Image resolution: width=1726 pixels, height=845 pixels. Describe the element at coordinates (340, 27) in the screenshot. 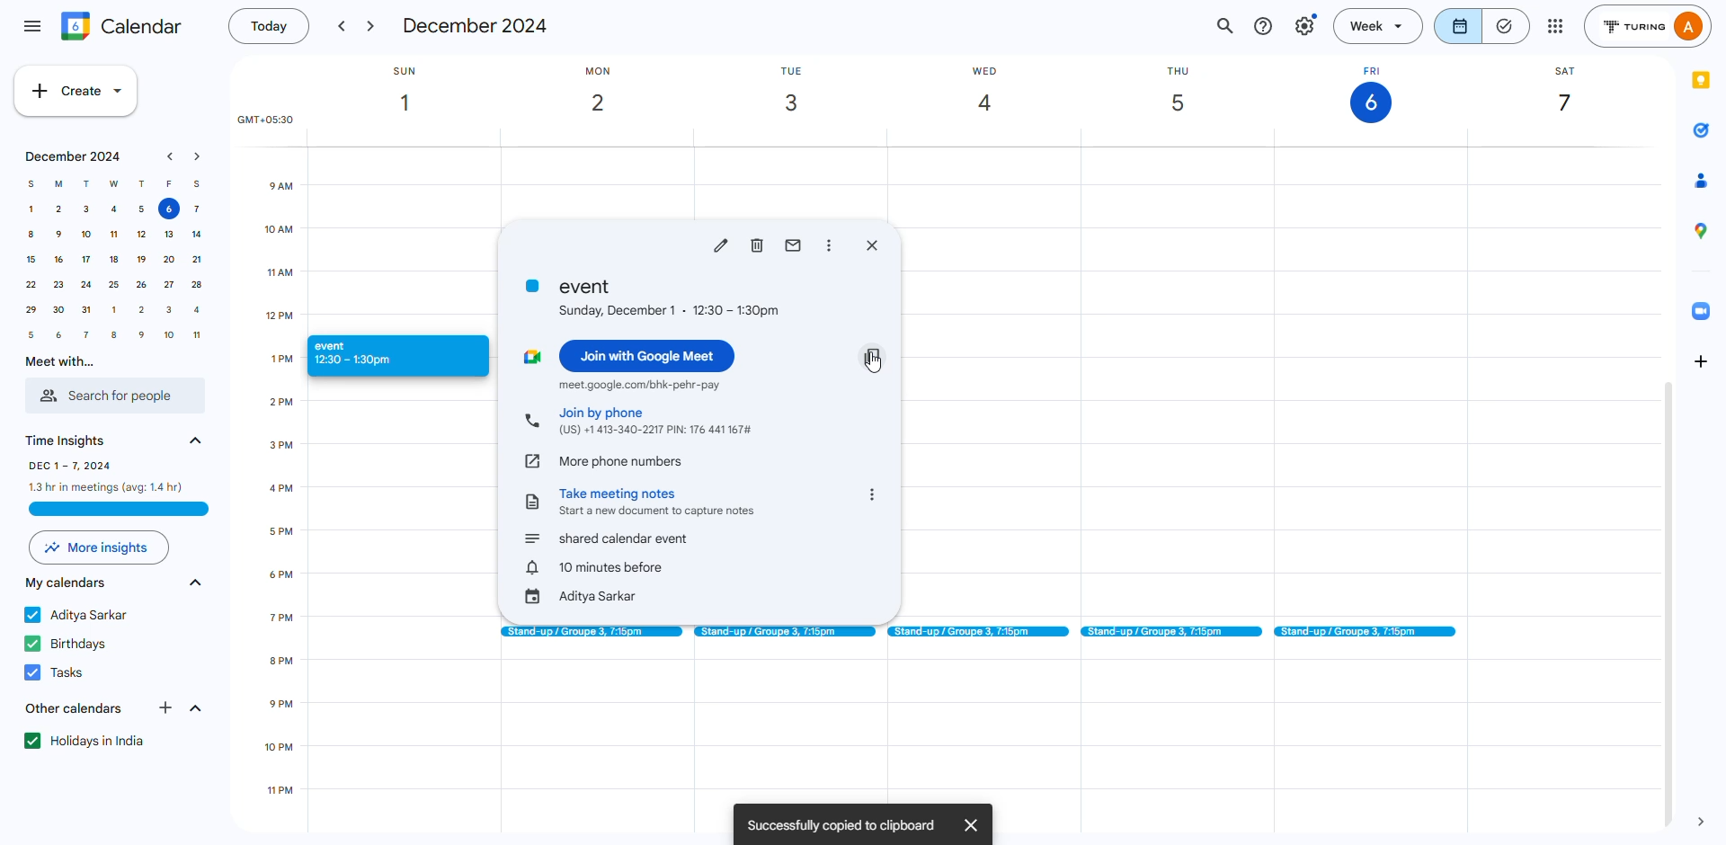

I see `previous` at that location.